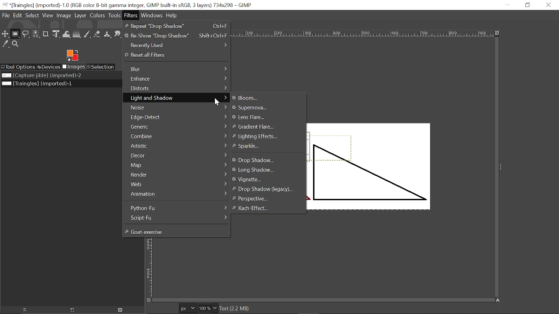  What do you see at coordinates (178, 78) in the screenshot?
I see `Enhance` at bounding box center [178, 78].